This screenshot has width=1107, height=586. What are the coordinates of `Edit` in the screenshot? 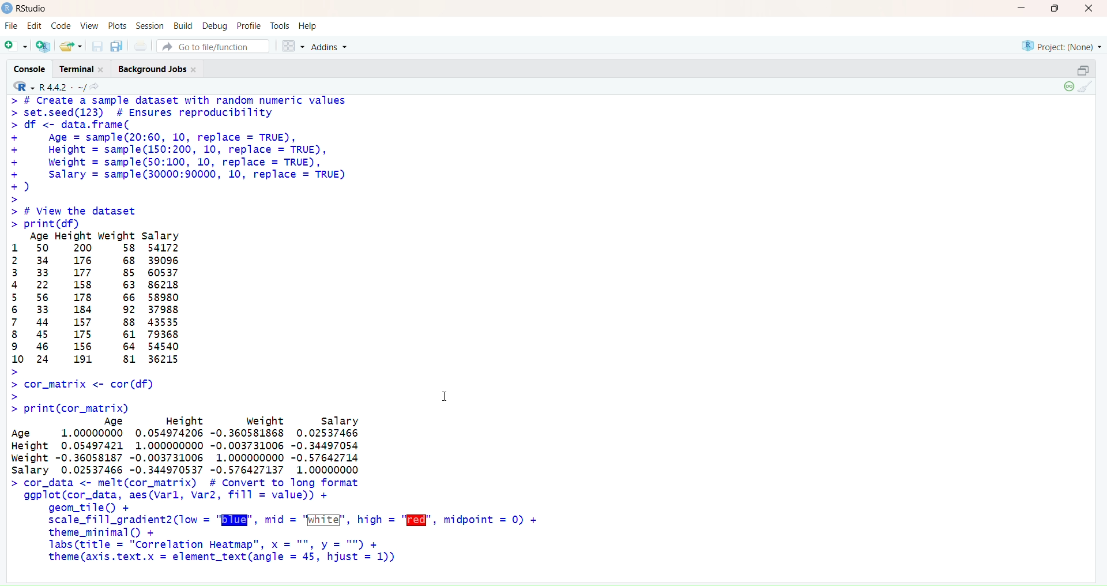 It's located at (35, 27).